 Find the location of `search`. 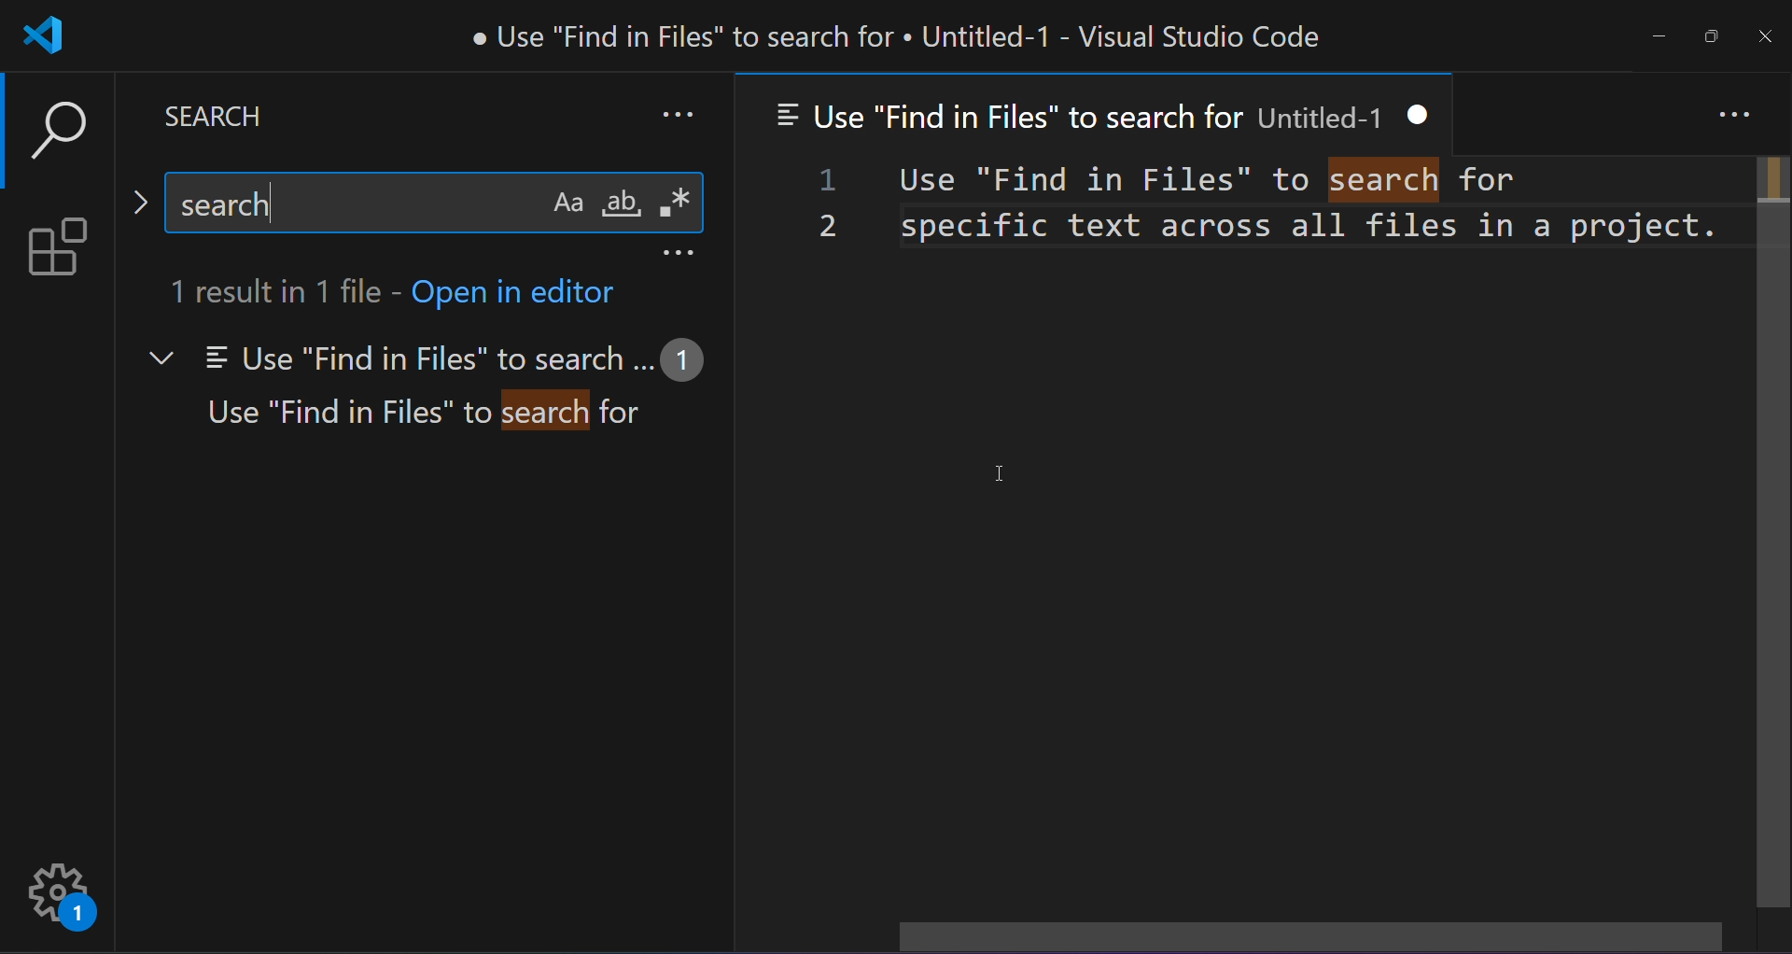

search is located at coordinates (212, 119).